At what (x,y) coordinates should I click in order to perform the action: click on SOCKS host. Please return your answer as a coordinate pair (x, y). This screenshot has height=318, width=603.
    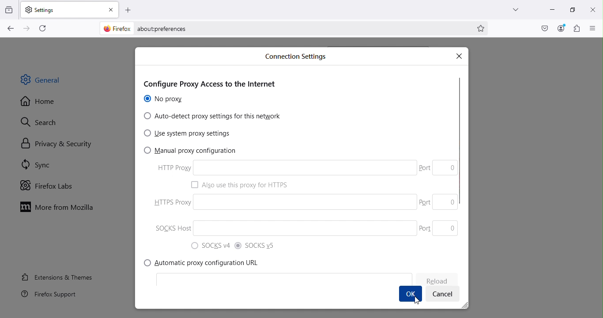
    Looking at the image, I should click on (305, 229).